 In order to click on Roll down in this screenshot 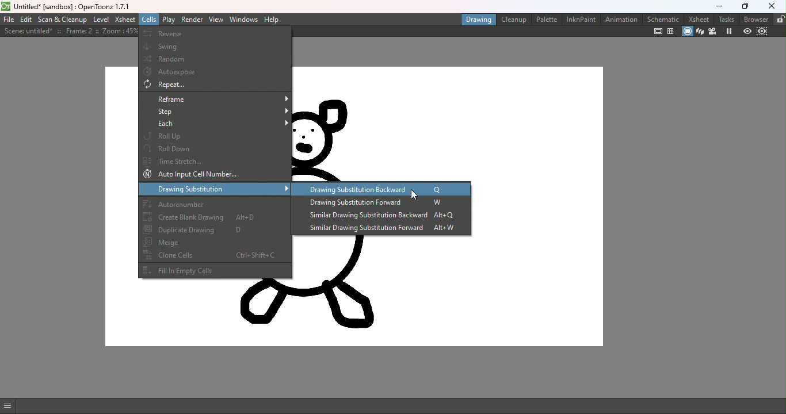, I will do `click(215, 148)`.